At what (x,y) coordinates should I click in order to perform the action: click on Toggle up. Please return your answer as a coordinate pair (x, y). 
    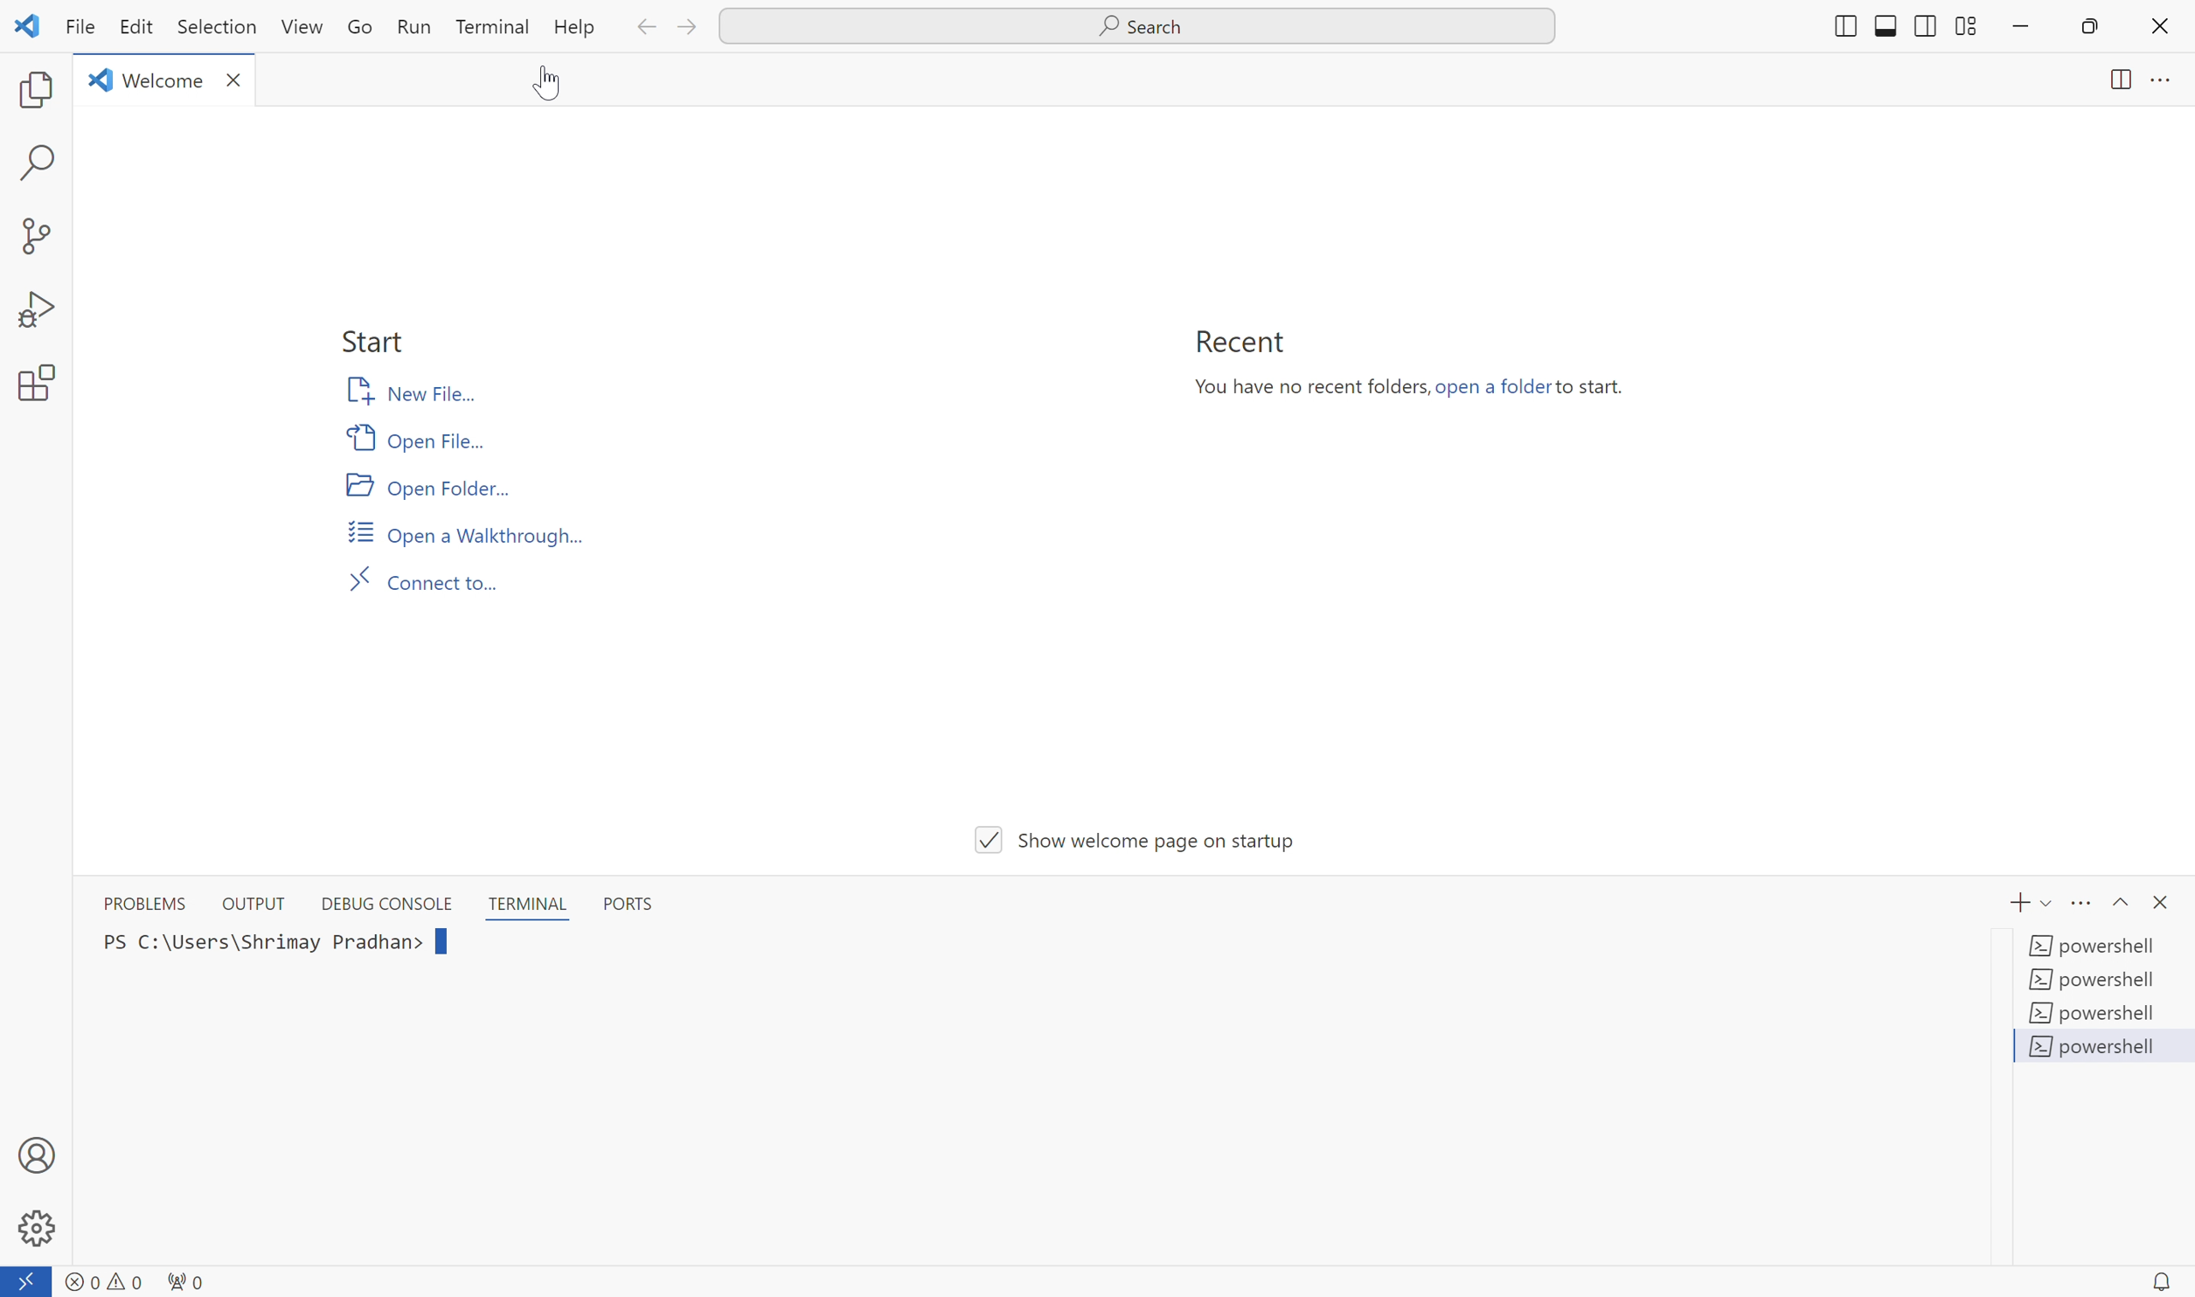
    Looking at the image, I should click on (2123, 901).